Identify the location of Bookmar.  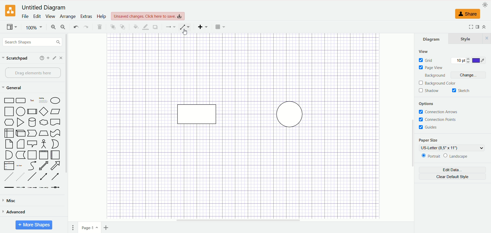
(56, 123).